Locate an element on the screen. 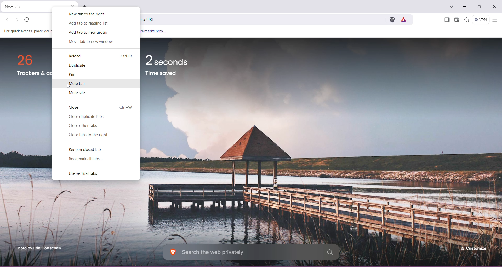 This screenshot has width=502, height=267.  is located at coordinates (85, 126).